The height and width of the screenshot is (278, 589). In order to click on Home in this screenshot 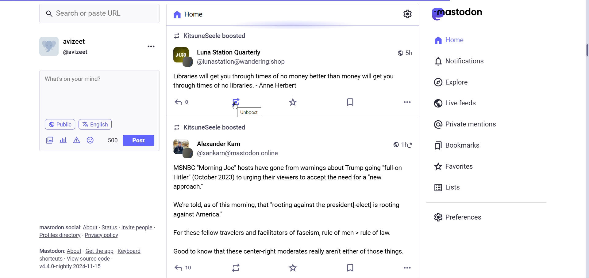, I will do `click(188, 14)`.